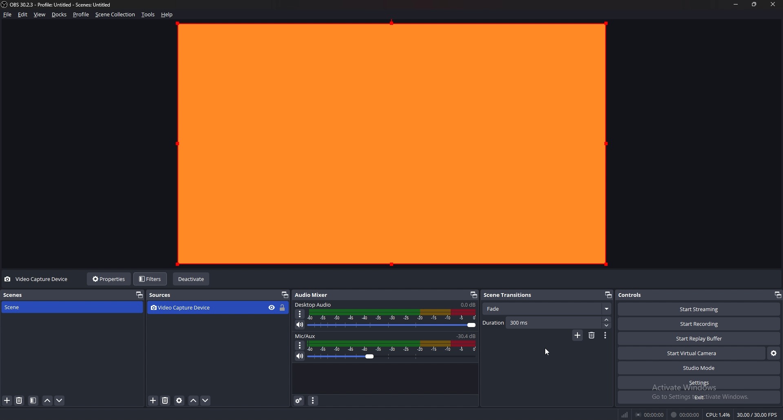  Describe the element at coordinates (59, 401) in the screenshot. I see `move scene down` at that location.